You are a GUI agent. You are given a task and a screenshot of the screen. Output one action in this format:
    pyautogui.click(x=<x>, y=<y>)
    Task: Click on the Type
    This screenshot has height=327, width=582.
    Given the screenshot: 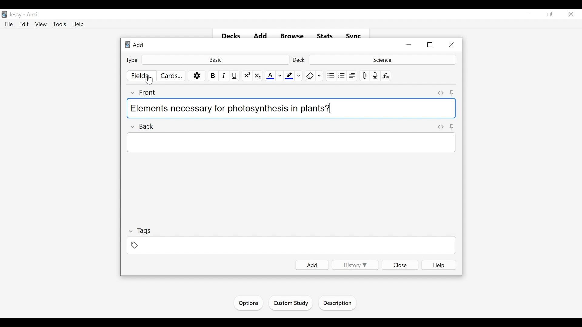 What is the action you would take?
    pyautogui.click(x=132, y=60)
    